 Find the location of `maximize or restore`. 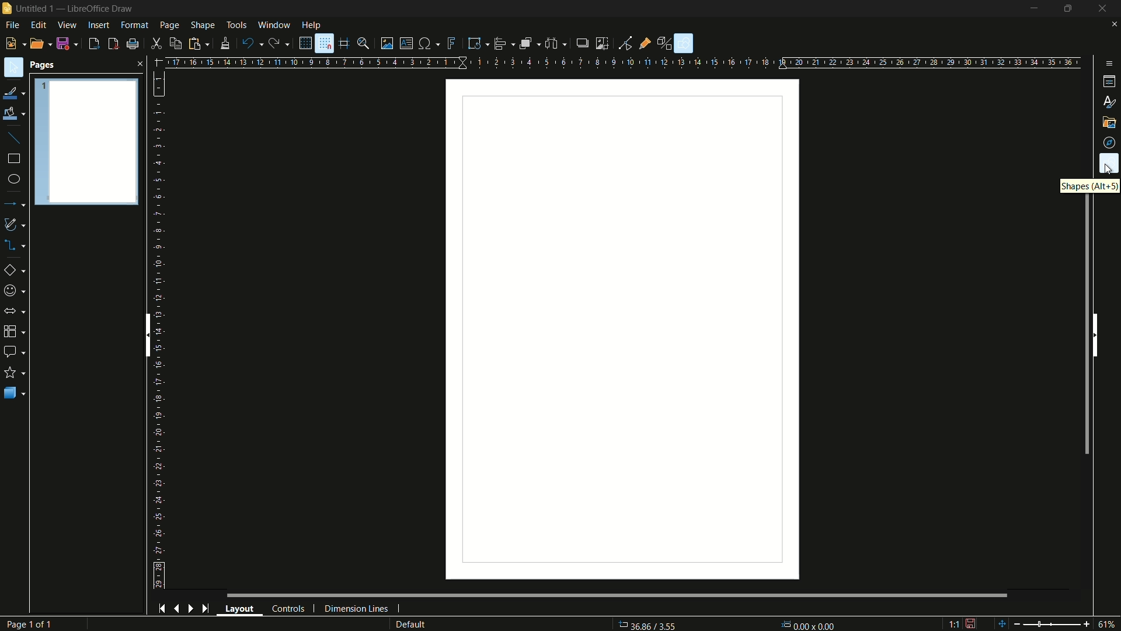

maximize or restore is located at coordinates (1071, 9).